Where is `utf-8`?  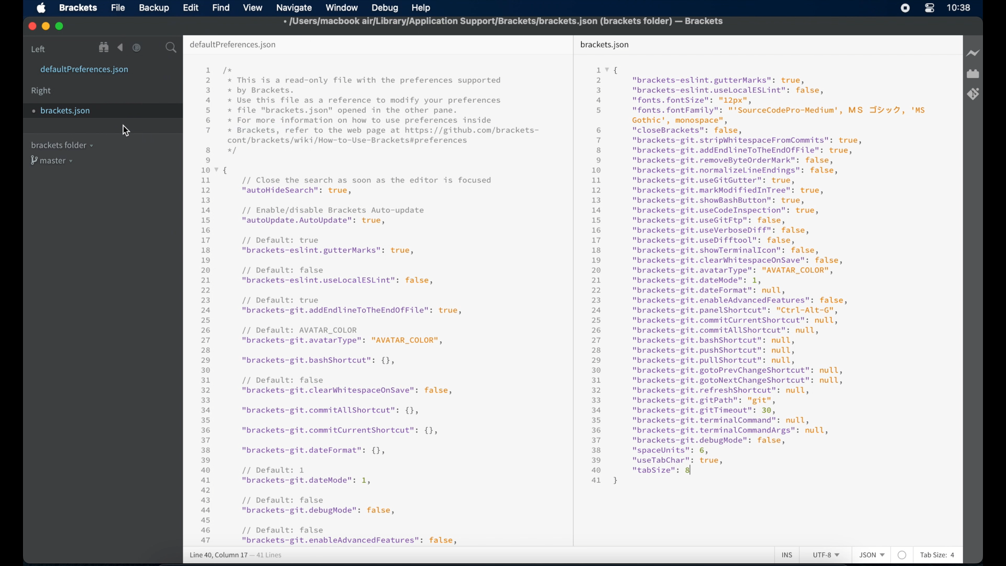
utf-8 is located at coordinates (827, 555).